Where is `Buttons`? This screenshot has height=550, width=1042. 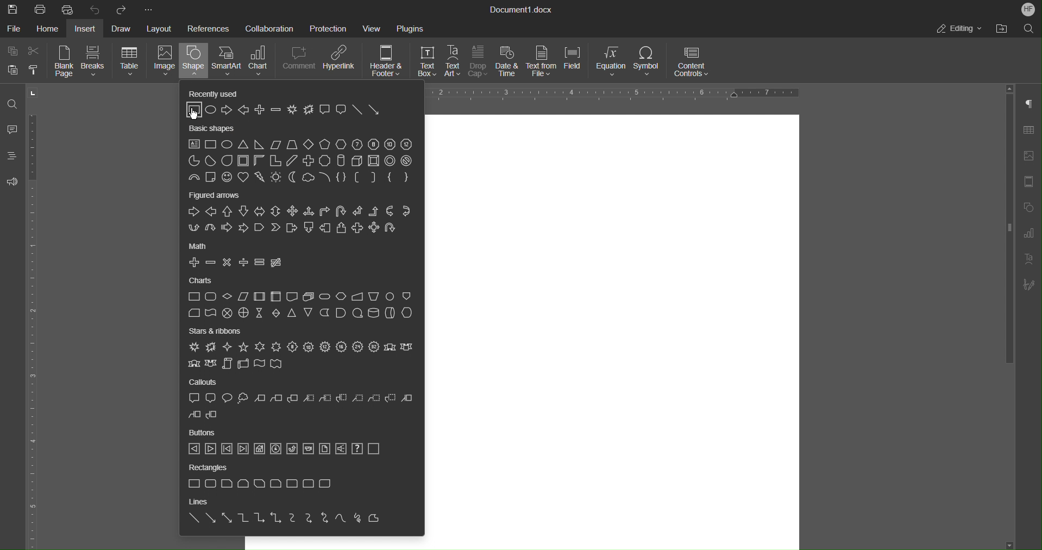 Buttons is located at coordinates (204, 433).